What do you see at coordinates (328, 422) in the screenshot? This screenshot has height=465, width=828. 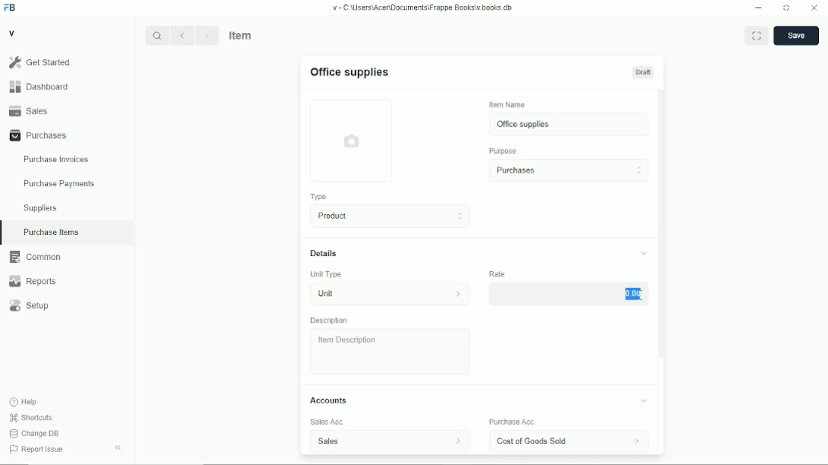 I see `sales acc.` at bounding box center [328, 422].